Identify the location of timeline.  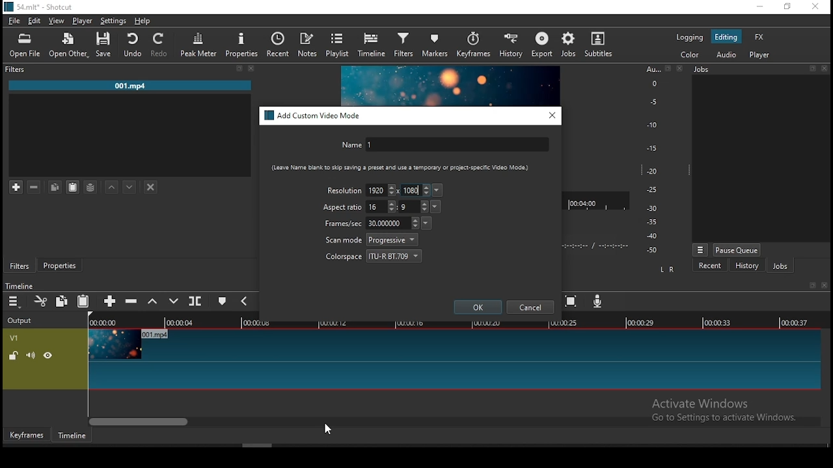
(19, 286).